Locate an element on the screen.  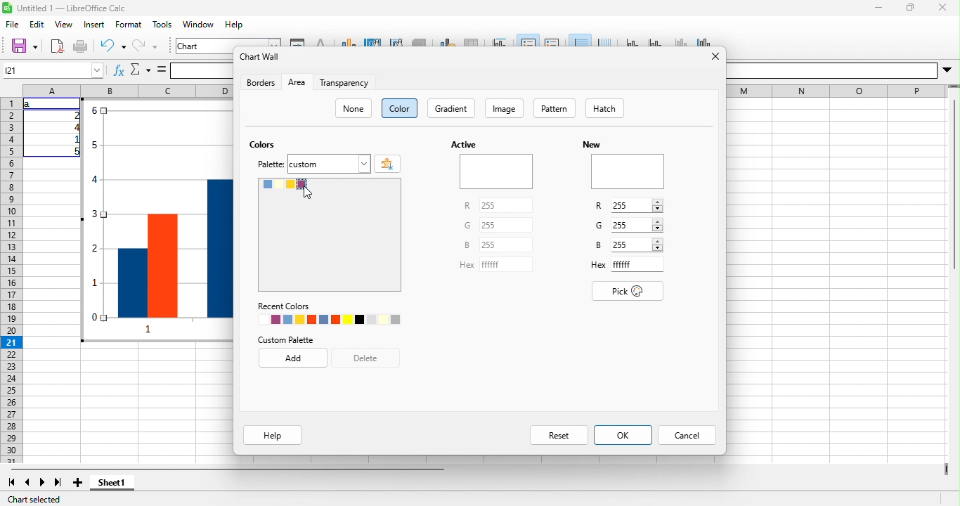
Preview of active is located at coordinates (496, 171).